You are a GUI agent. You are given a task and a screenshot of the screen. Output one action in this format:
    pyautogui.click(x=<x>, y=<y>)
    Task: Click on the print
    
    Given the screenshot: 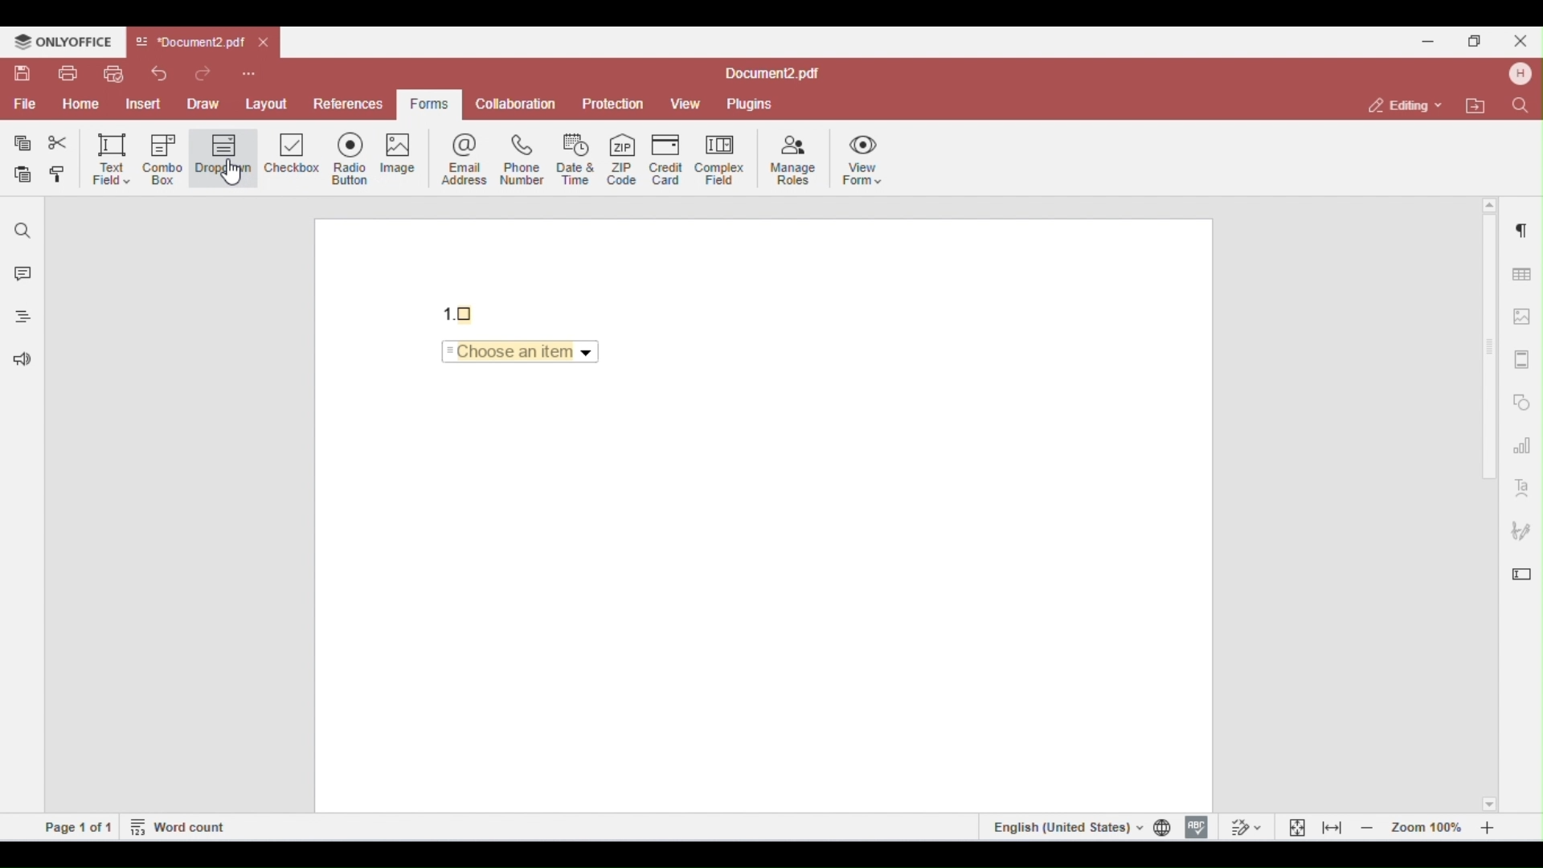 What is the action you would take?
    pyautogui.click(x=68, y=73)
    